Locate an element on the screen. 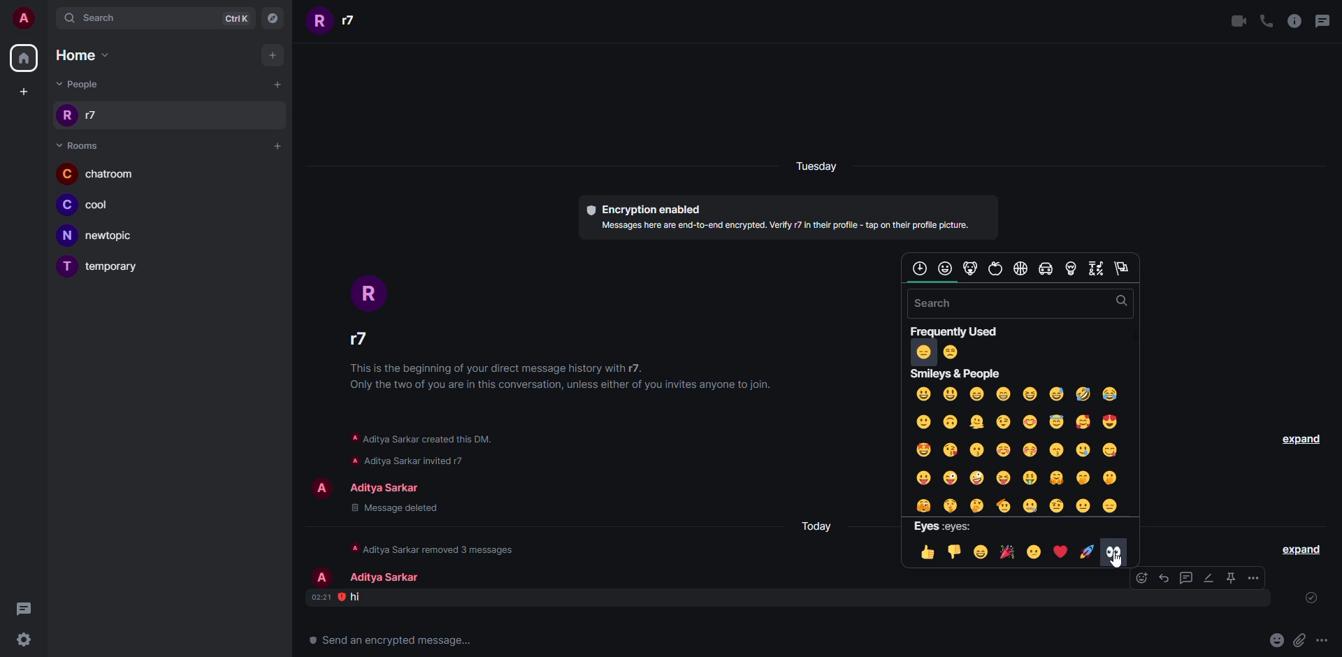  expand is located at coordinates (1297, 439).